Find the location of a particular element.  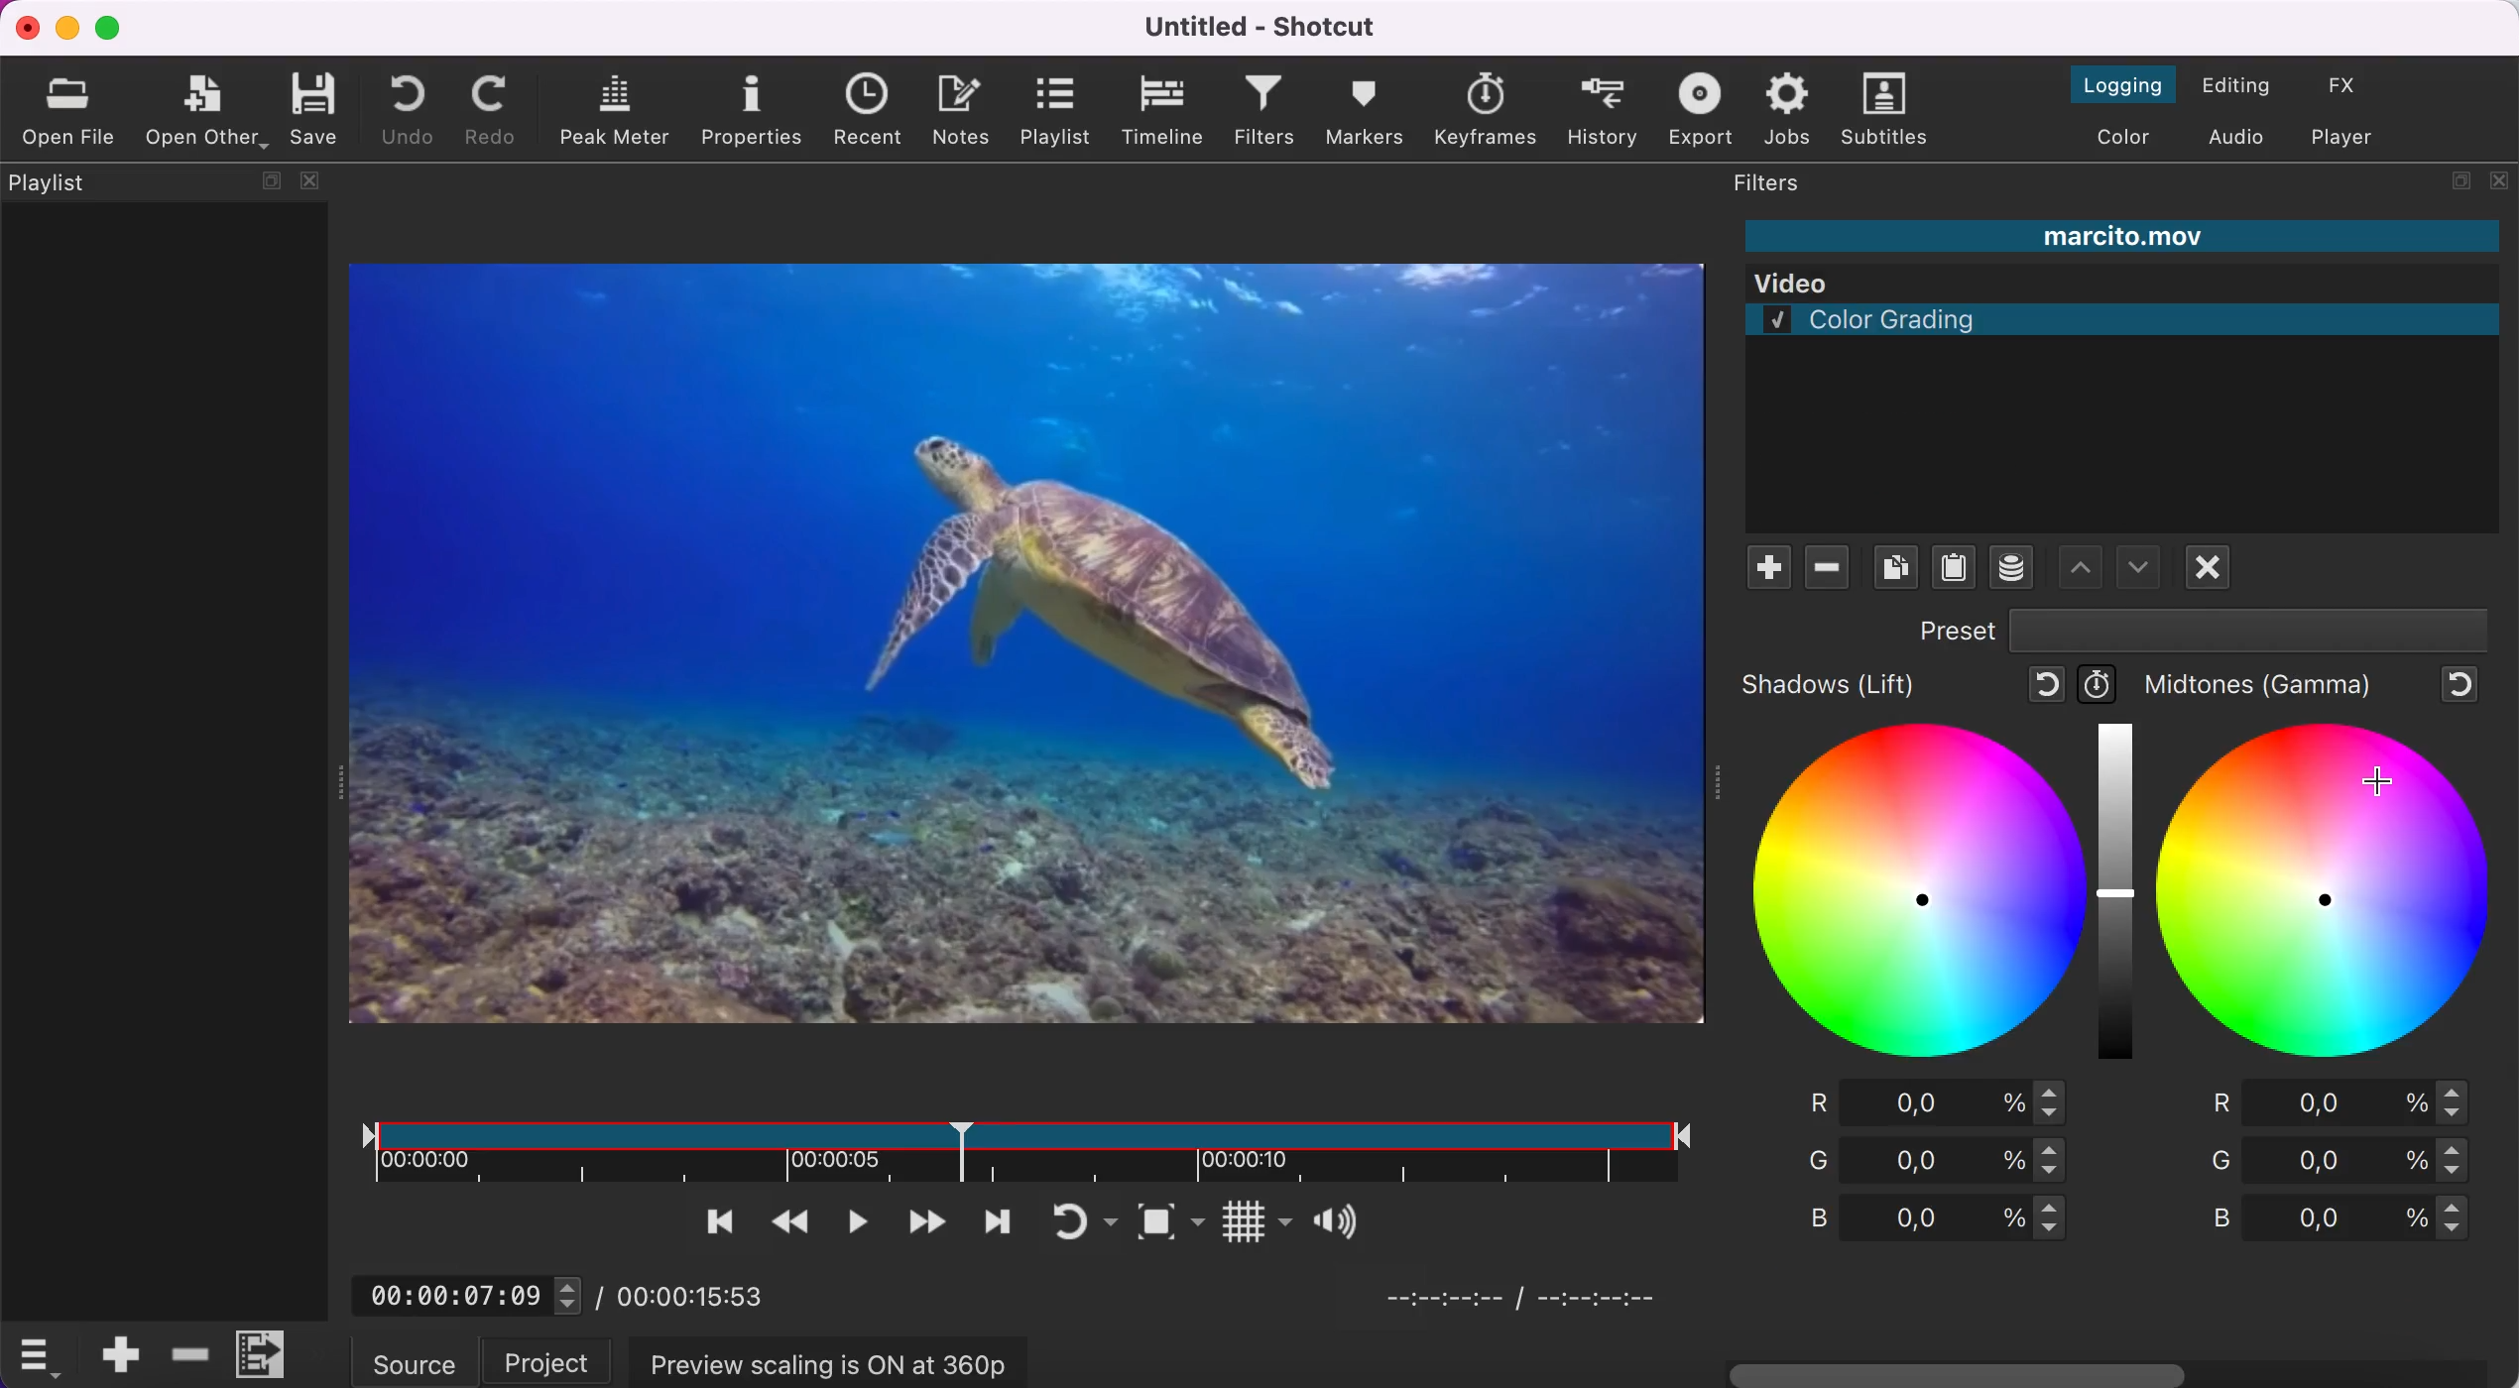

history is located at coordinates (1605, 110).